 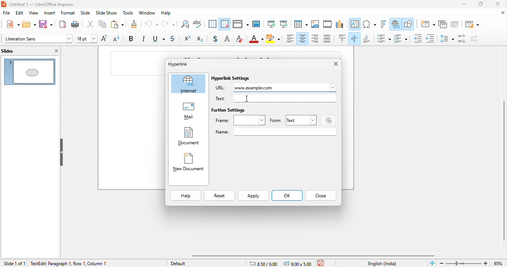 I want to click on find and replace, so click(x=184, y=25).